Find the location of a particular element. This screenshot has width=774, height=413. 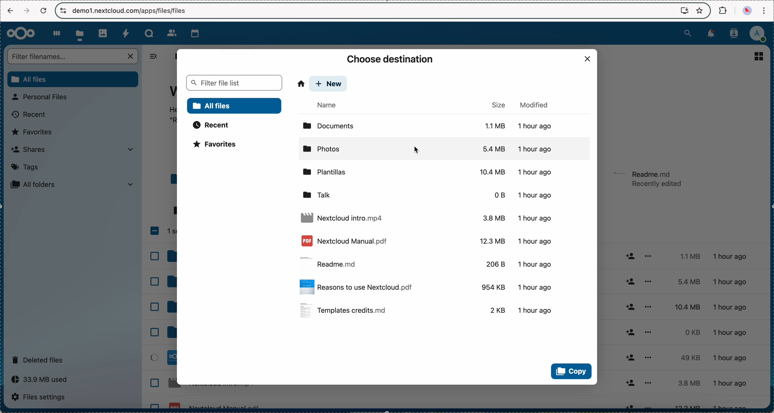

contacts is located at coordinates (168, 31).